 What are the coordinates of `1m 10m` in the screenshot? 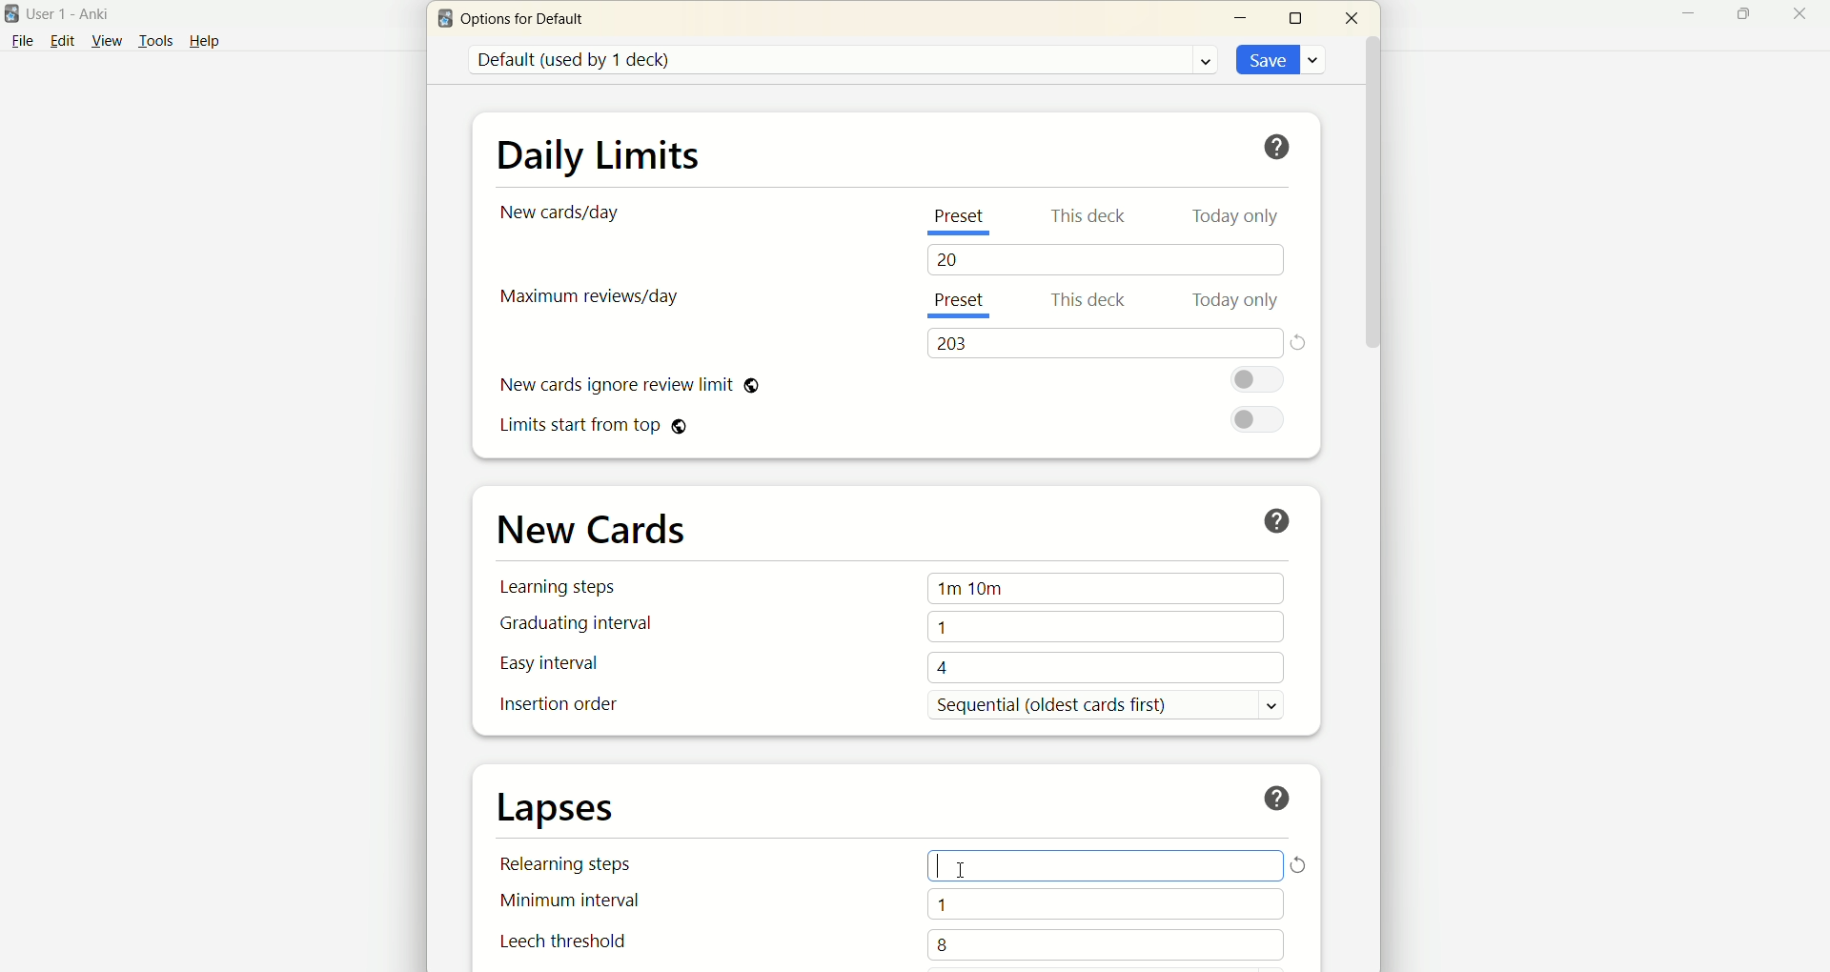 It's located at (1108, 590).